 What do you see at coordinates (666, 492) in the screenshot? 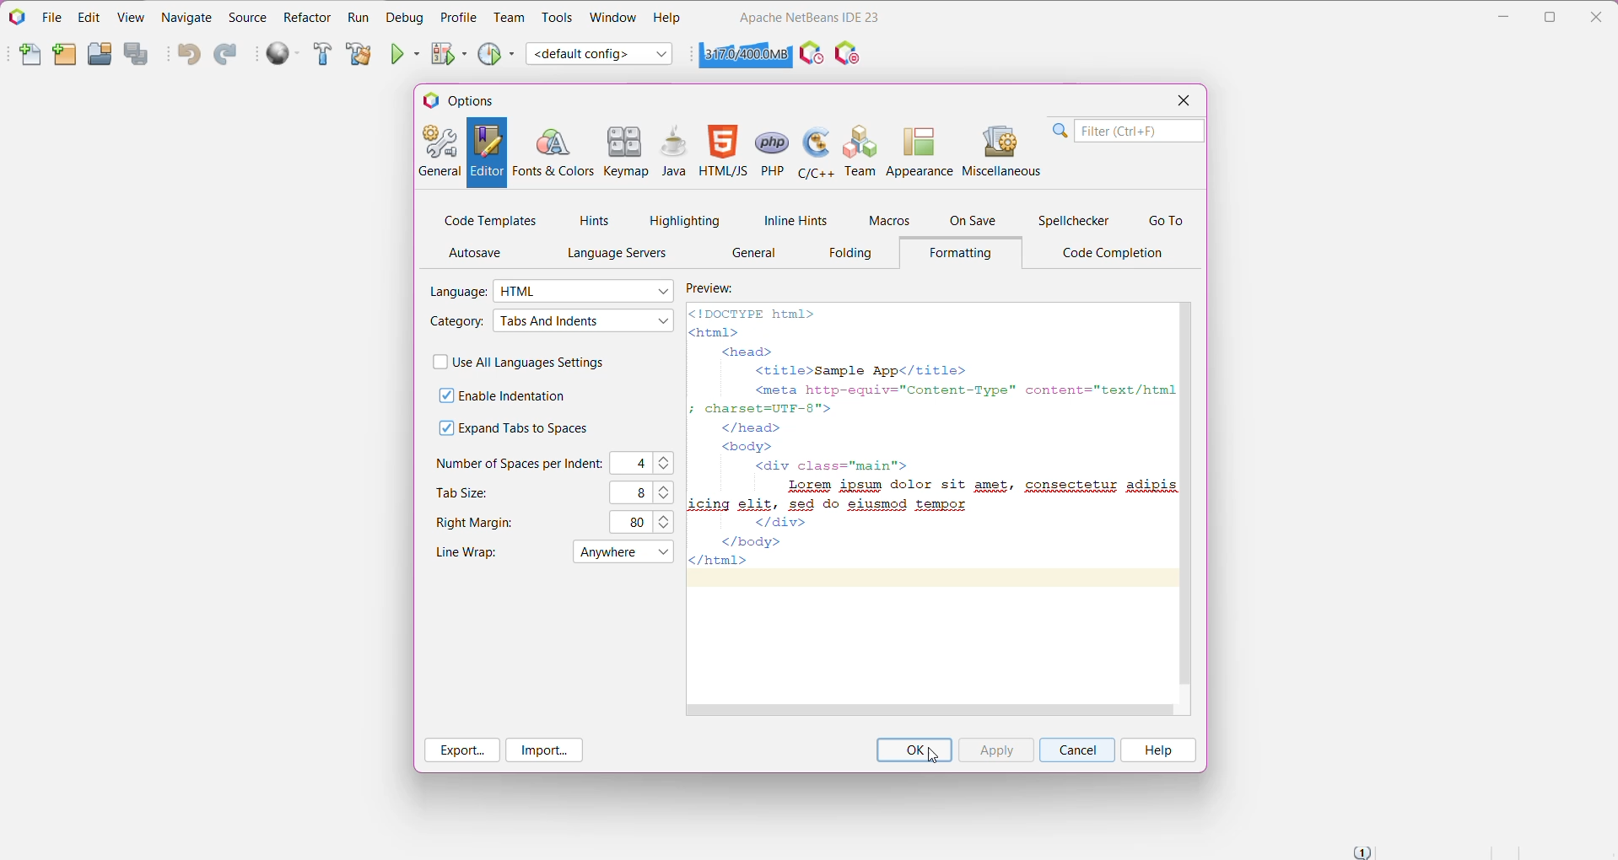
I see `Set the required tab size` at bounding box center [666, 492].